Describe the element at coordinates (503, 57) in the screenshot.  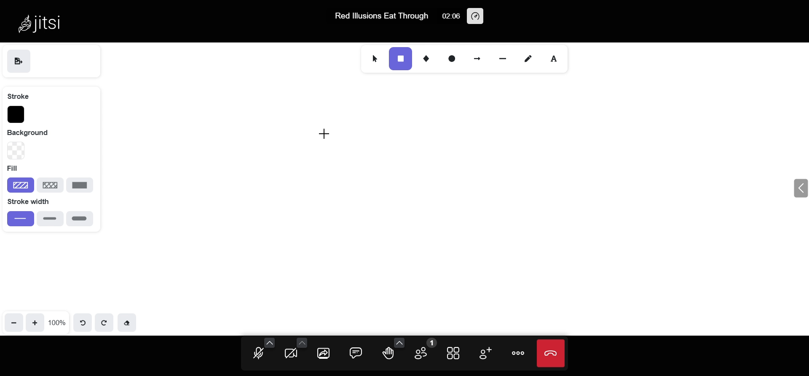
I see `line` at that location.